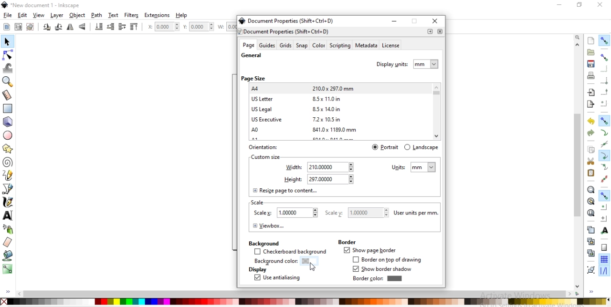  I want to click on units, so click(414, 167).